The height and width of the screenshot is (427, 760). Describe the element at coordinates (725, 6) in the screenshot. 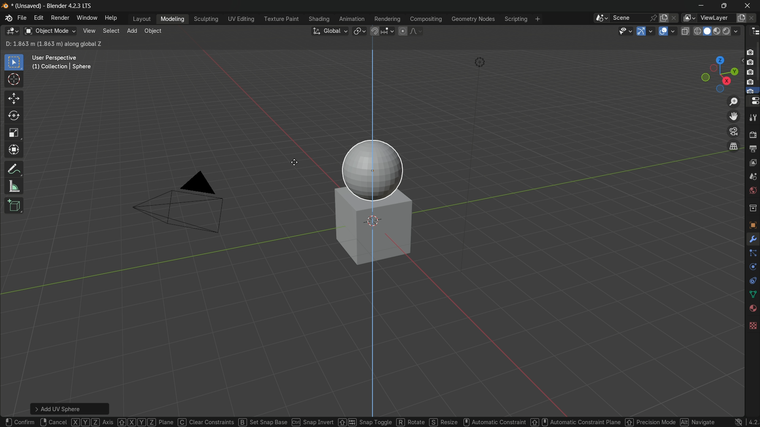

I see `maximize or restore` at that location.